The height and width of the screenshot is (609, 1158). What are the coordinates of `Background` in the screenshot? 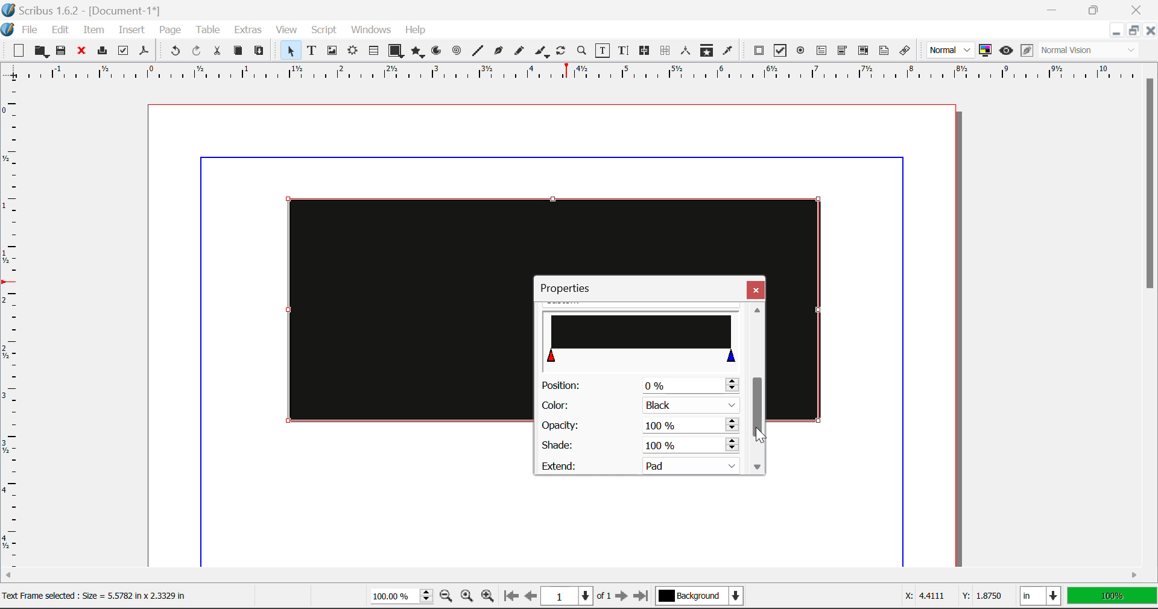 It's located at (703, 598).